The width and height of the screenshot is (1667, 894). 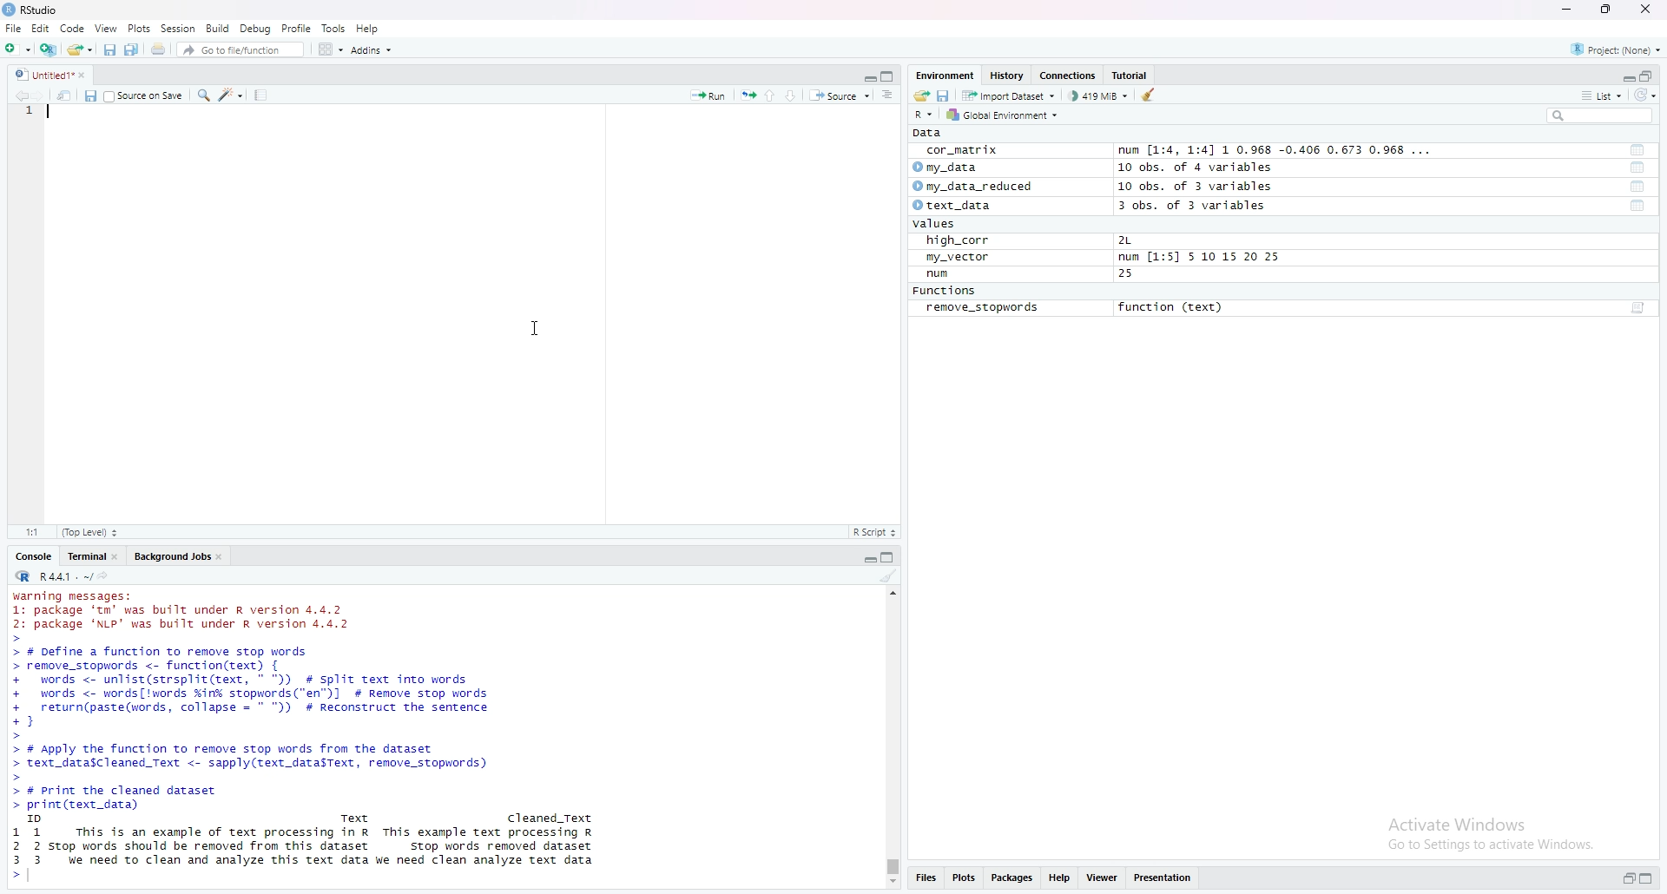 What do you see at coordinates (21, 576) in the screenshot?
I see `R` at bounding box center [21, 576].